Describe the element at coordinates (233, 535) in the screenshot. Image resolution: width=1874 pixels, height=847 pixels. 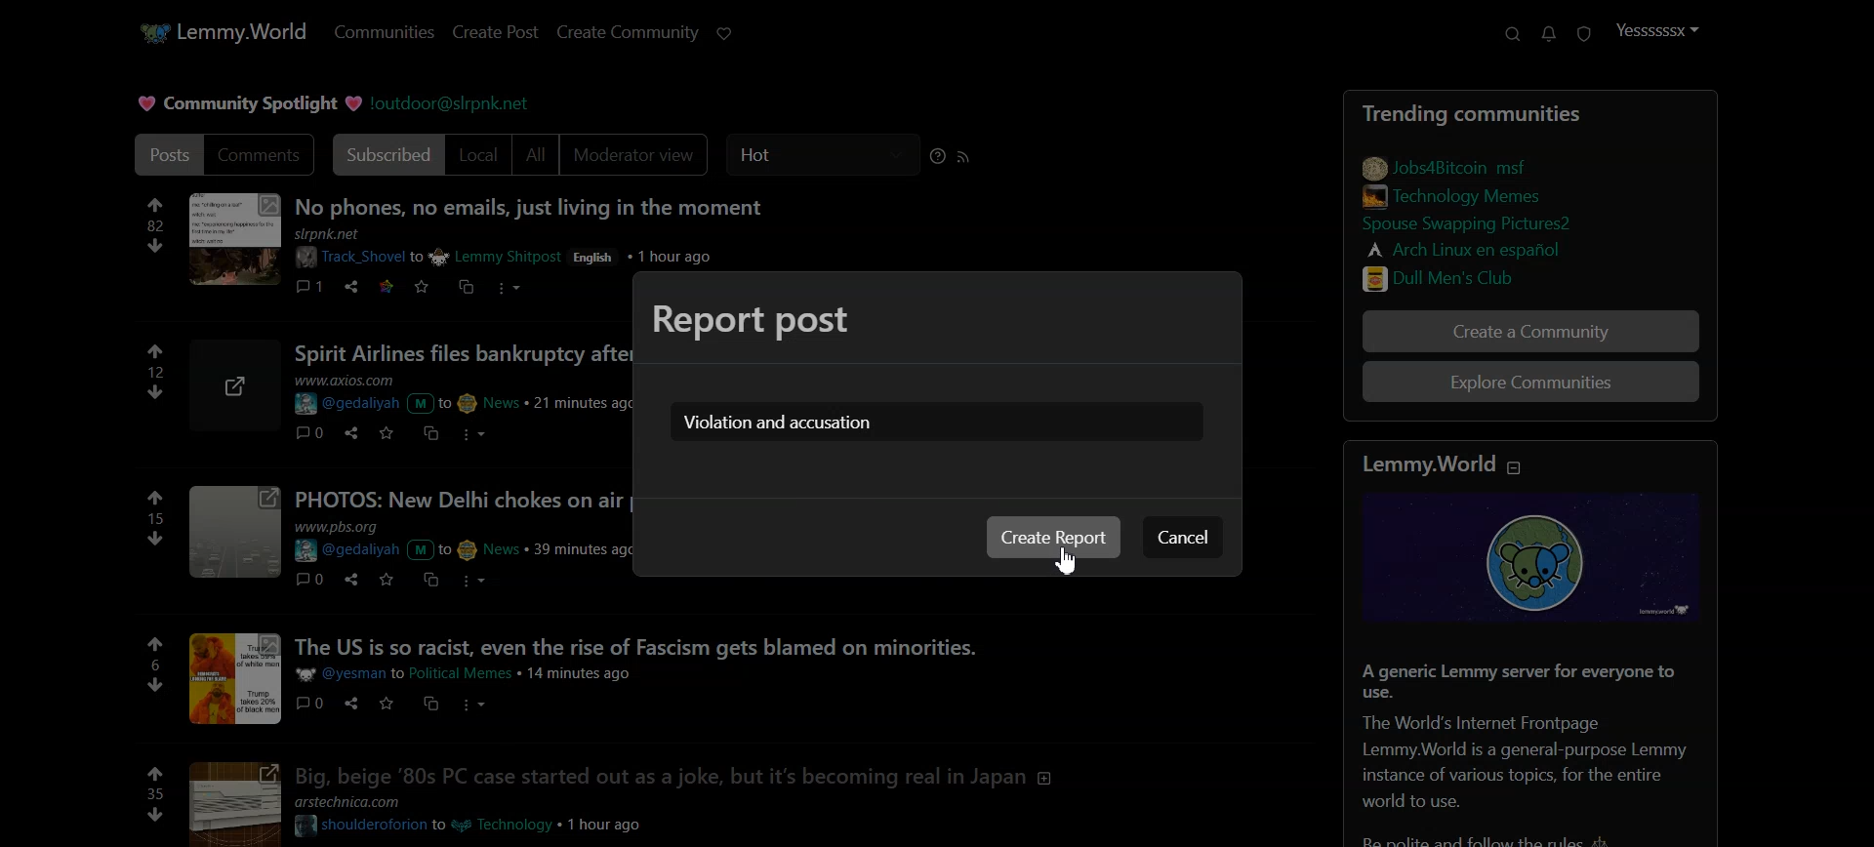
I see `image` at that location.